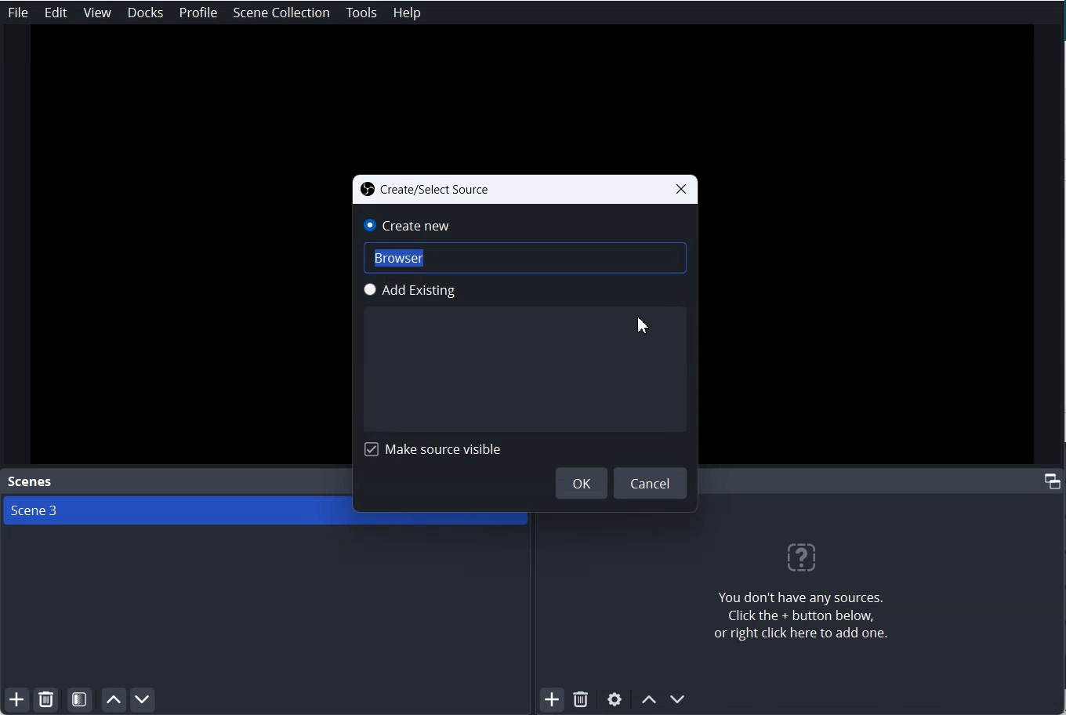 The height and width of the screenshot is (715, 1066). What do you see at coordinates (681, 189) in the screenshot?
I see `Close` at bounding box center [681, 189].